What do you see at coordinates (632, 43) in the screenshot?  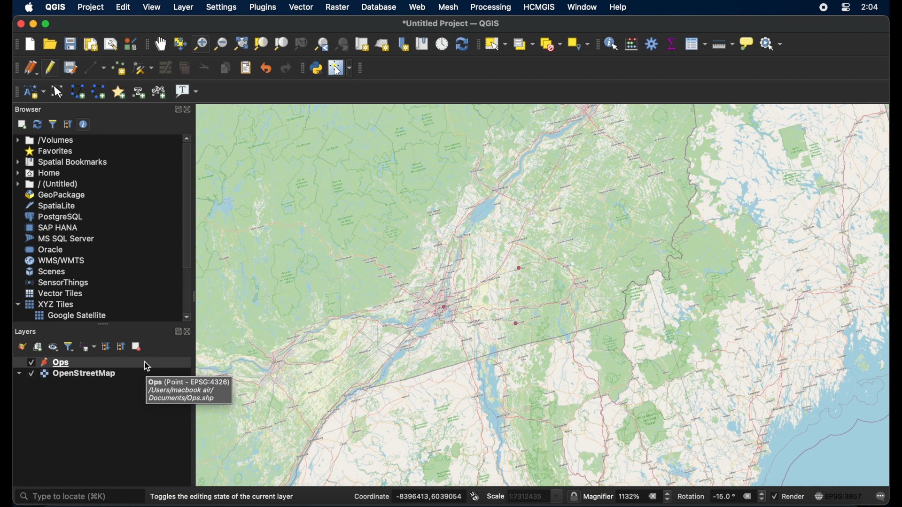 I see `open field calculator` at bounding box center [632, 43].